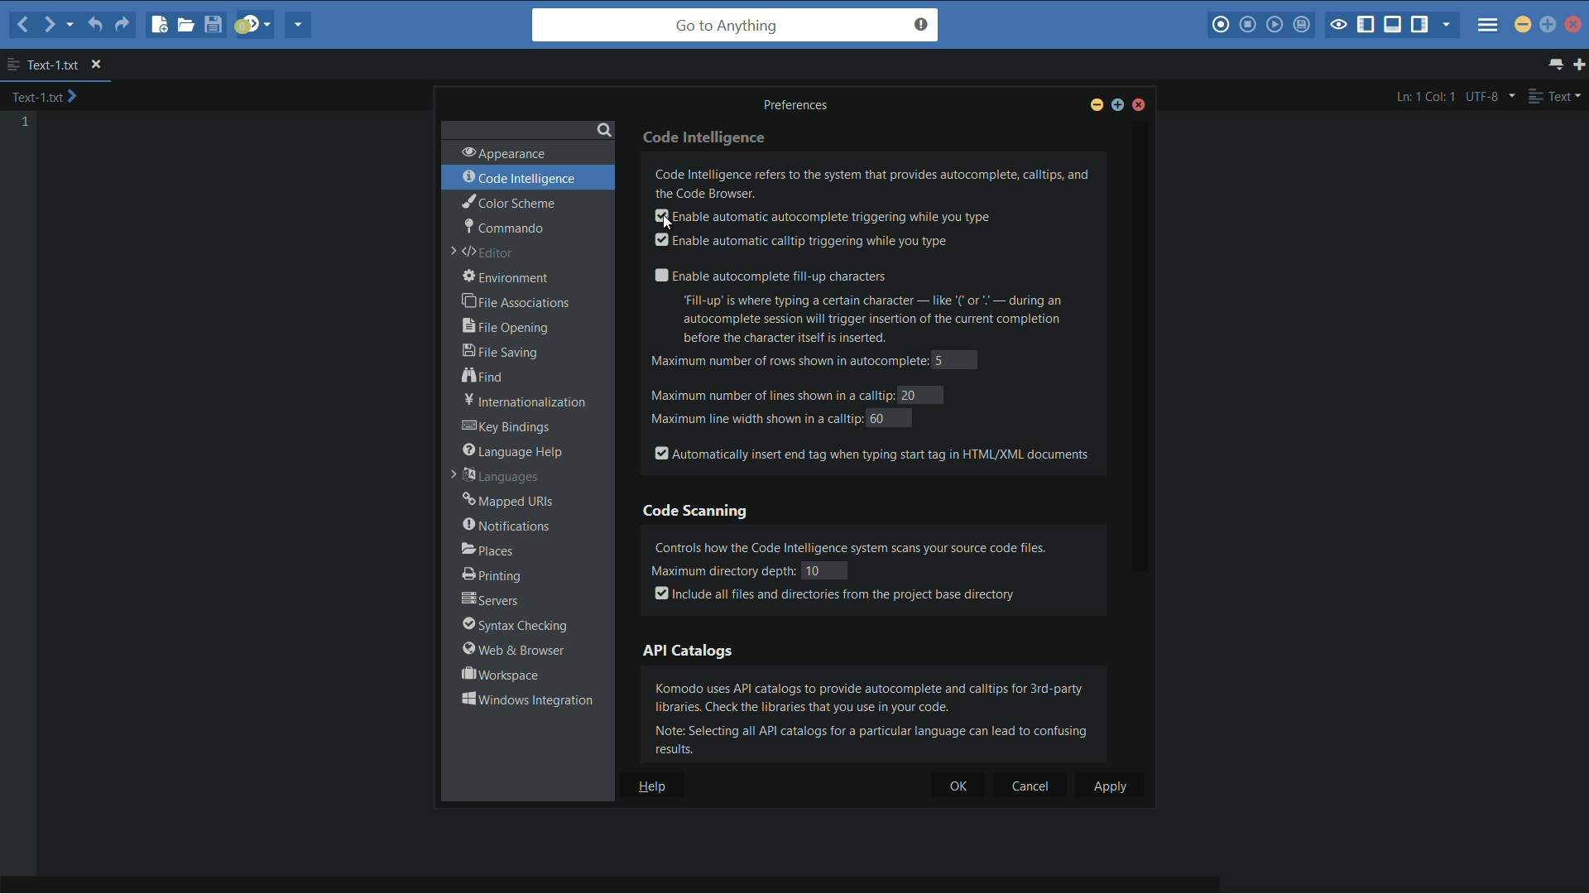 This screenshot has height=894, width=1589. Describe the element at coordinates (1575, 24) in the screenshot. I see `close app` at that location.